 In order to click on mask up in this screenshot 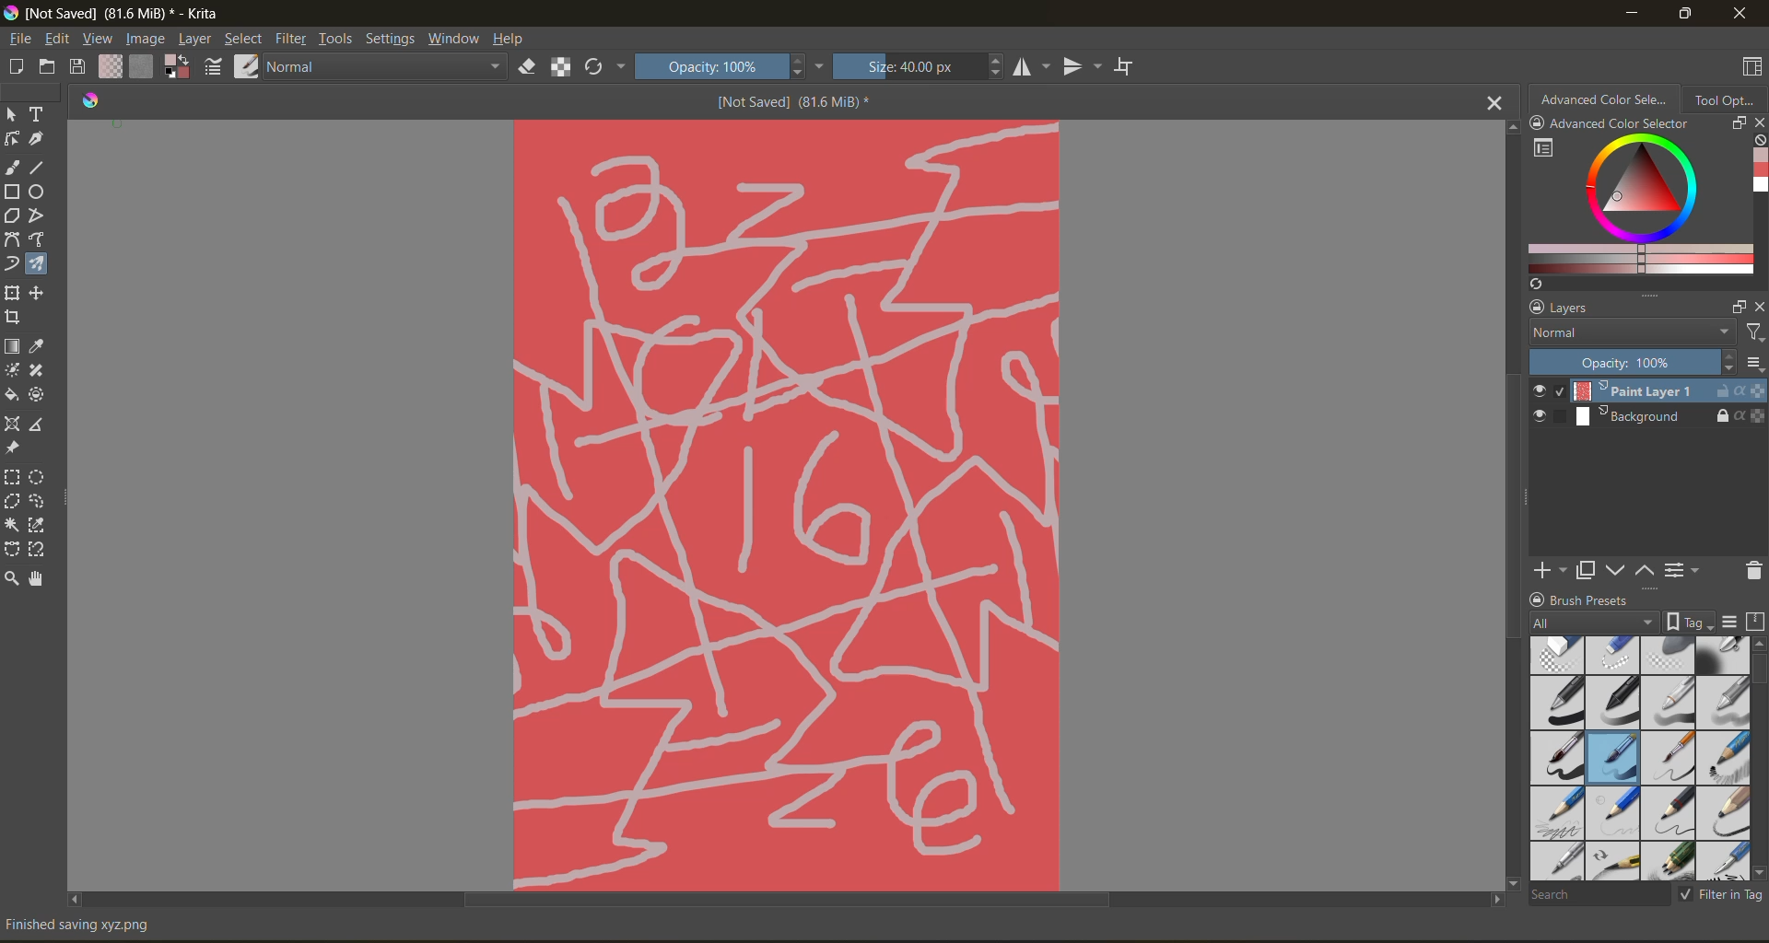, I will do `click(1646, 569)`.